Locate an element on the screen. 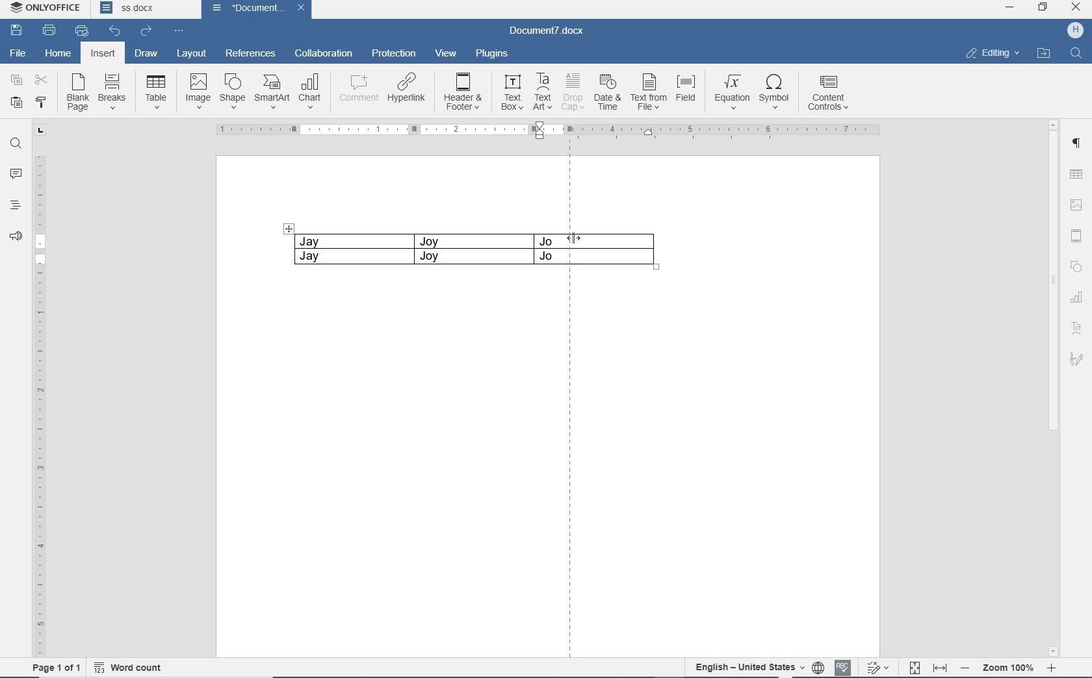  QUICK PRINT is located at coordinates (82, 31).